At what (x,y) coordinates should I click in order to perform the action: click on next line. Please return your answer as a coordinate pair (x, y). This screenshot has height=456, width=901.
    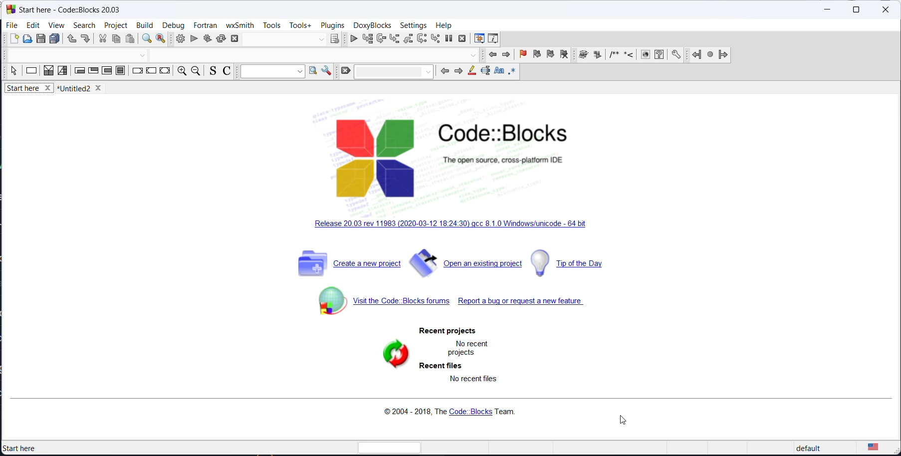
    Looking at the image, I should click on (381, 39).